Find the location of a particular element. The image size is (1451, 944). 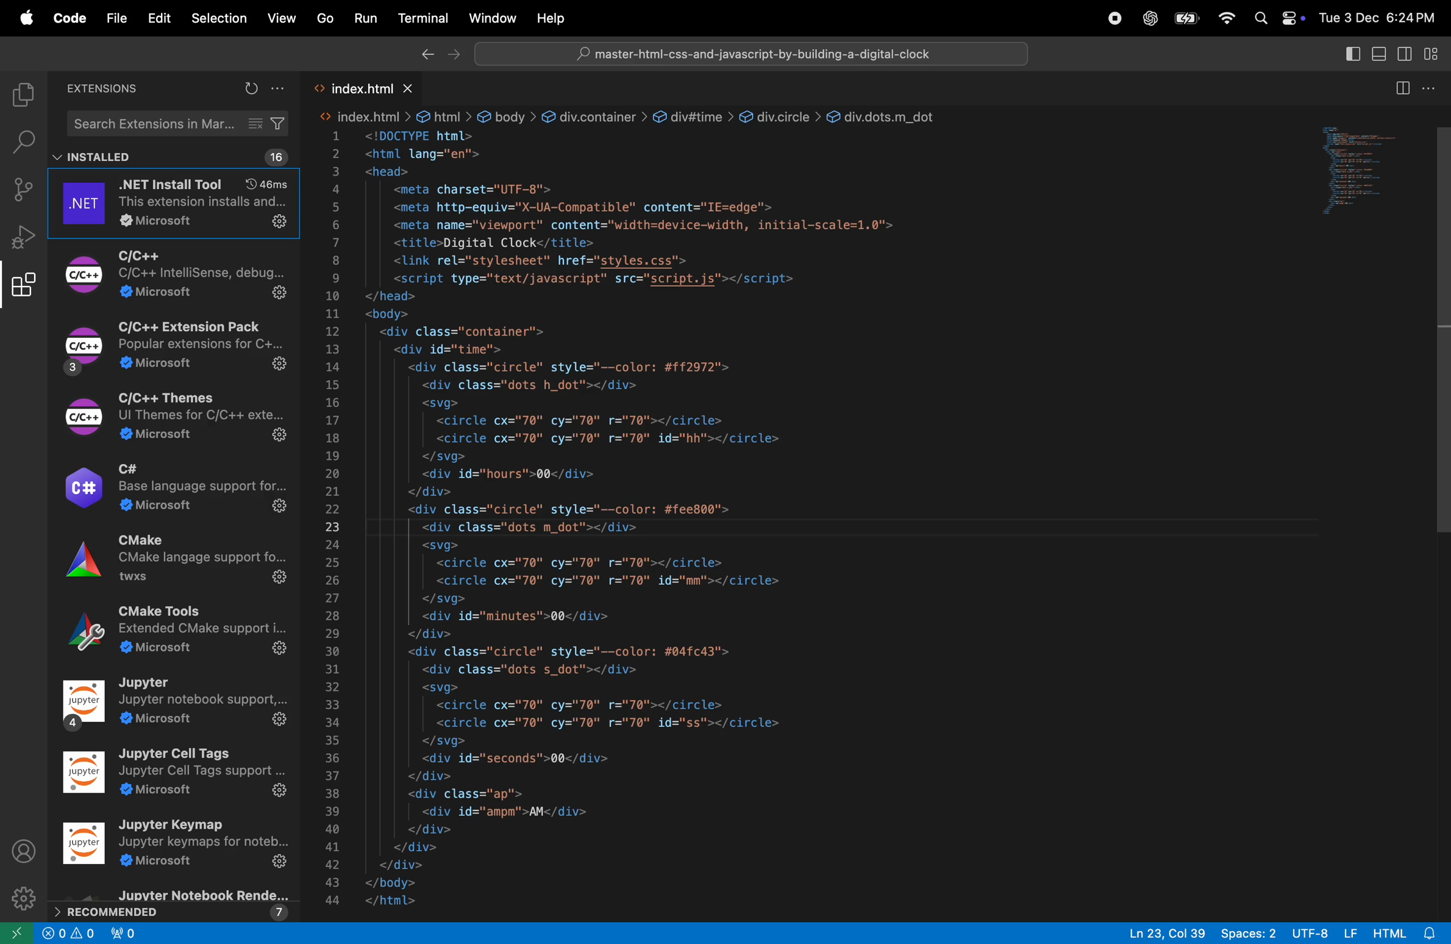

profile is located at coordinates (21, 849).